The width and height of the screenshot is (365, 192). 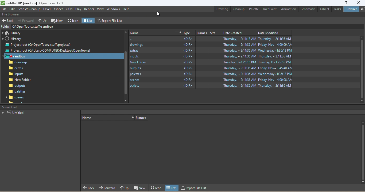 What do you see at coordinates (29, 9) in the screenshot?
I see `Scan & Cleanup` at bounding box center [29, 9].